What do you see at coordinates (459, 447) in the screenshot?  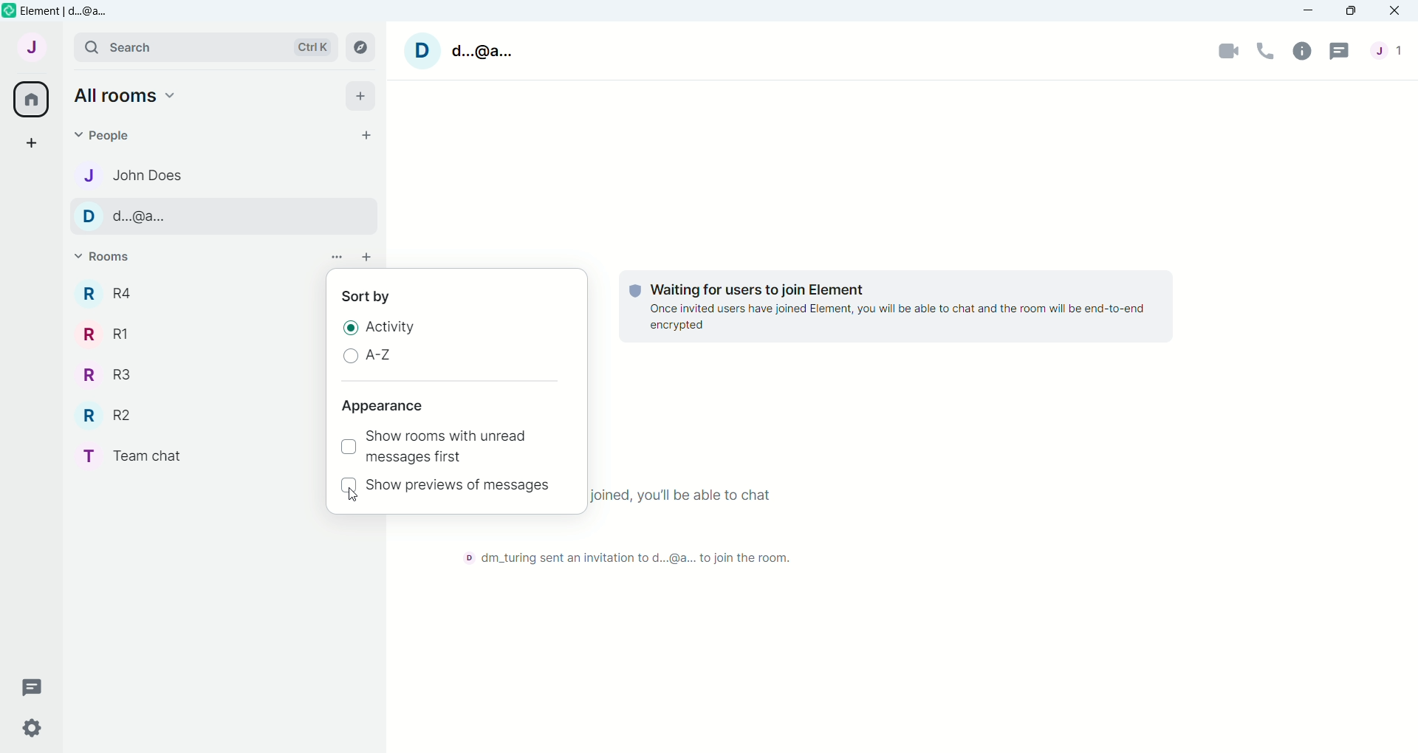 I see `Show rooms with unread messages first` at bounding box center [459, 447].